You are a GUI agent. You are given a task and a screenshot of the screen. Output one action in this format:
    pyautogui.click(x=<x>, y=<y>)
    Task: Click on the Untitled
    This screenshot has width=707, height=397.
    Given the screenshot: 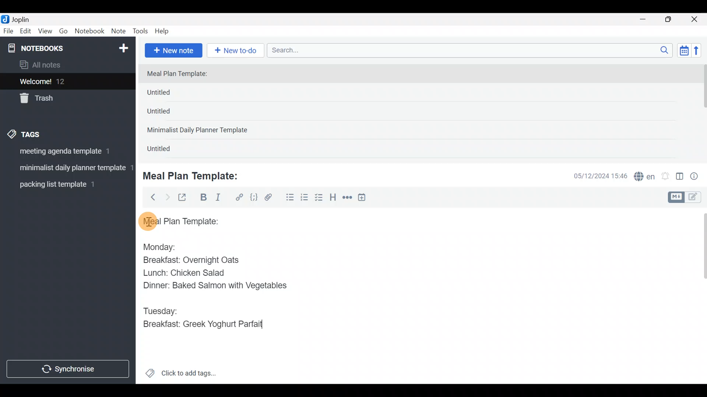 What is the action you would take?
    pyautogui.click(x=171, y=94)
    